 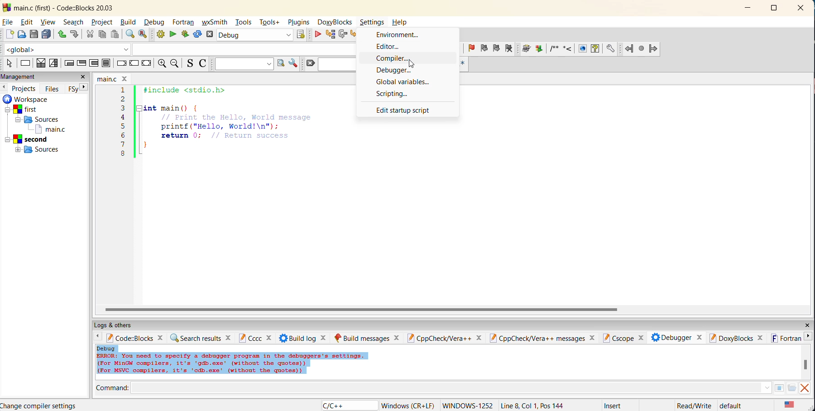 I want to click on global variables, so click(x=404, y=83).